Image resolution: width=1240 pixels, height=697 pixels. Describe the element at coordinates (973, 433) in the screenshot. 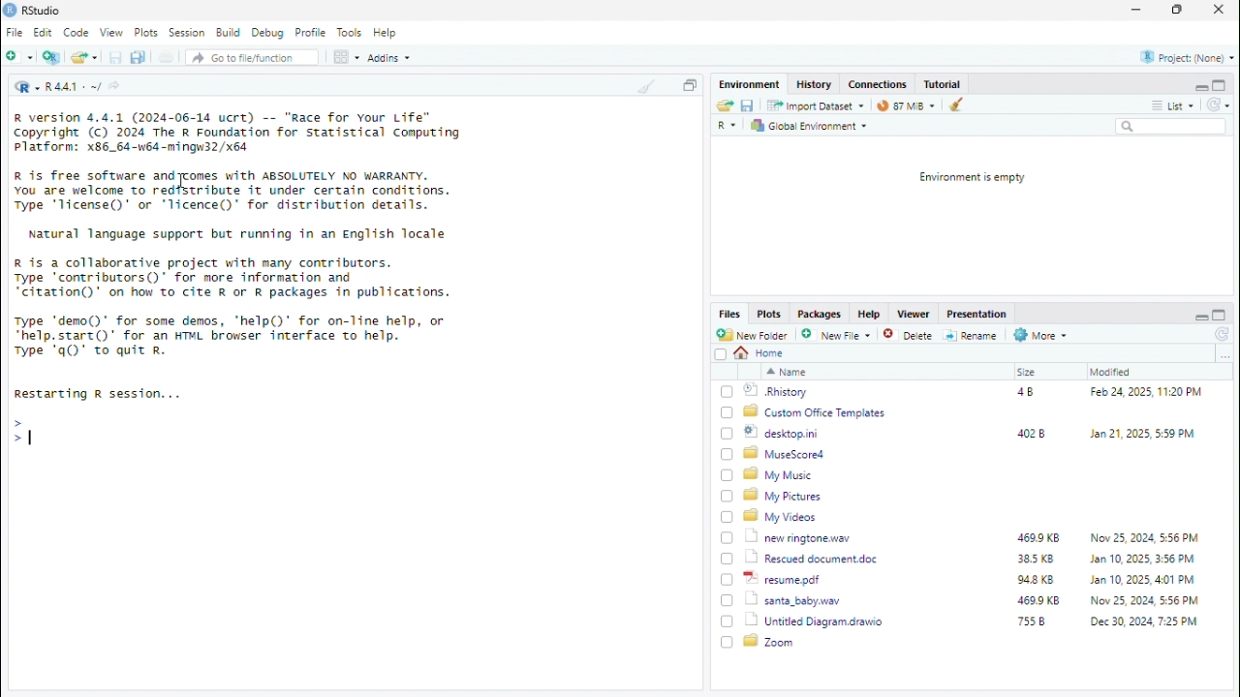

I see `desktop.ini 402B Jan 21, 2025, 5:59 PM` at that location.